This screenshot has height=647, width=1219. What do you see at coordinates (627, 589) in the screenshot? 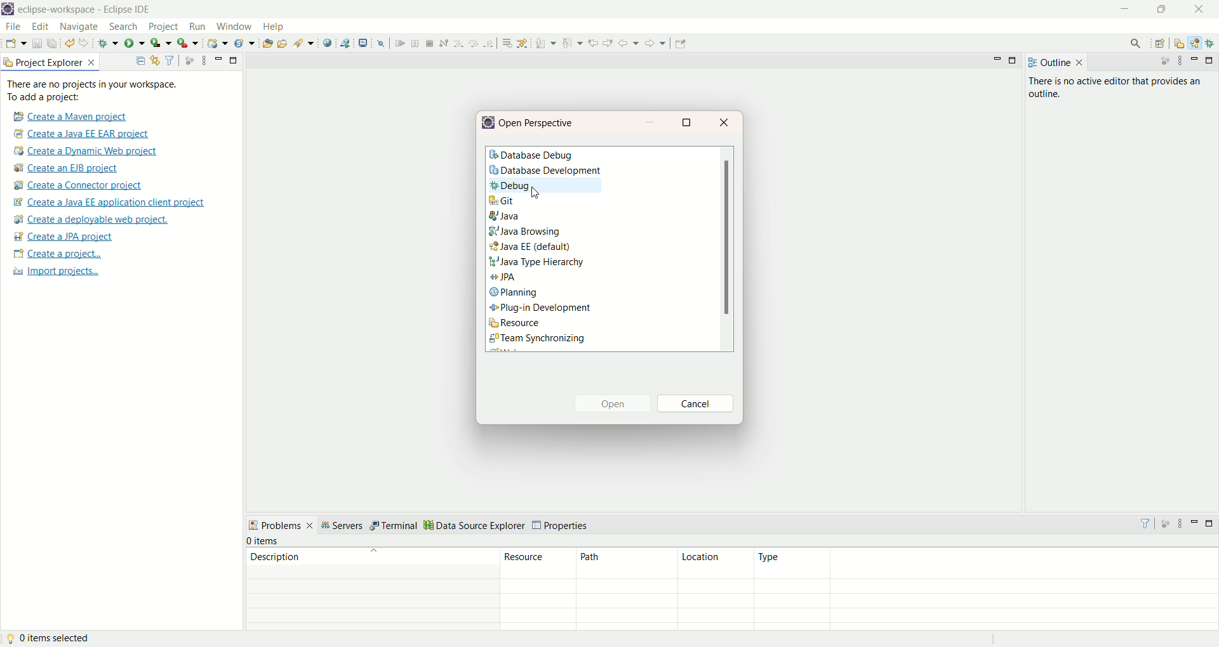
I see `path` at bounding box center [627, 589].